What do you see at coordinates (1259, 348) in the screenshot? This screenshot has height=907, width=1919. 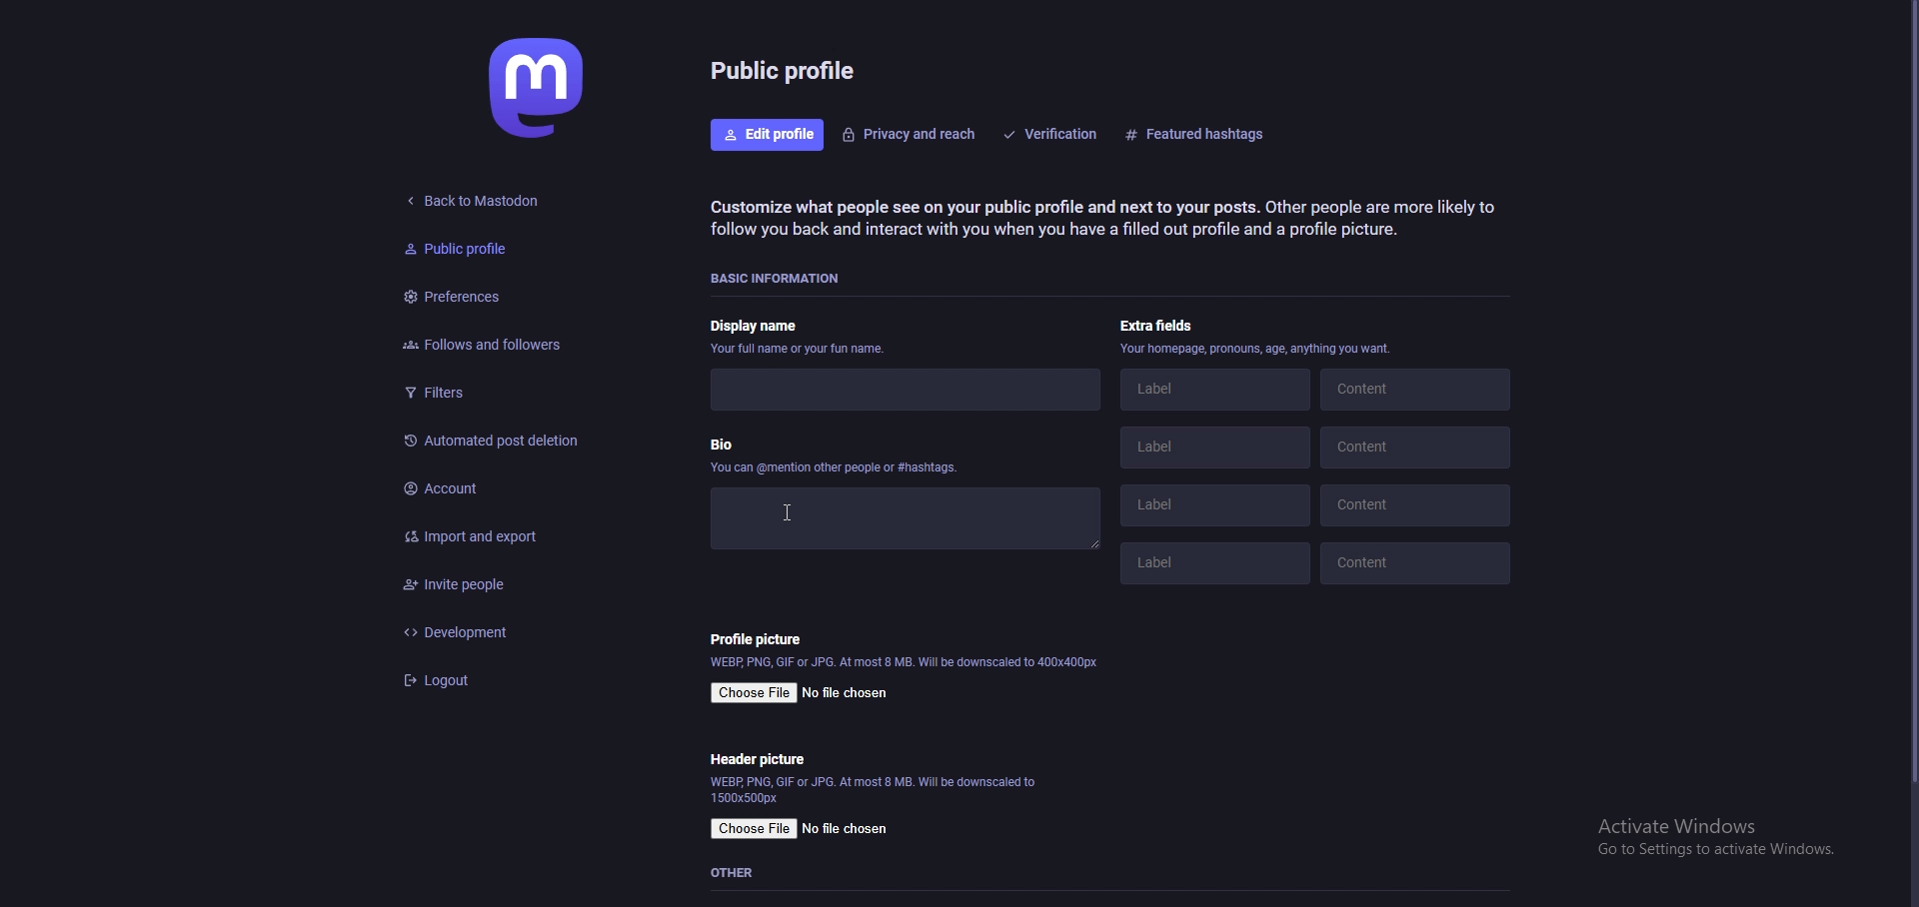 I see `info` at bounding box center [1259, 348].